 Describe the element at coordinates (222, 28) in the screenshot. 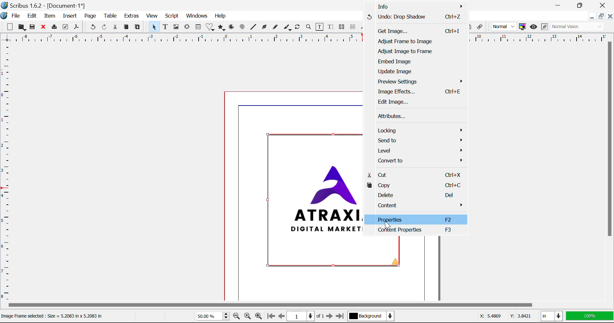

I see `Polygons` at that location.